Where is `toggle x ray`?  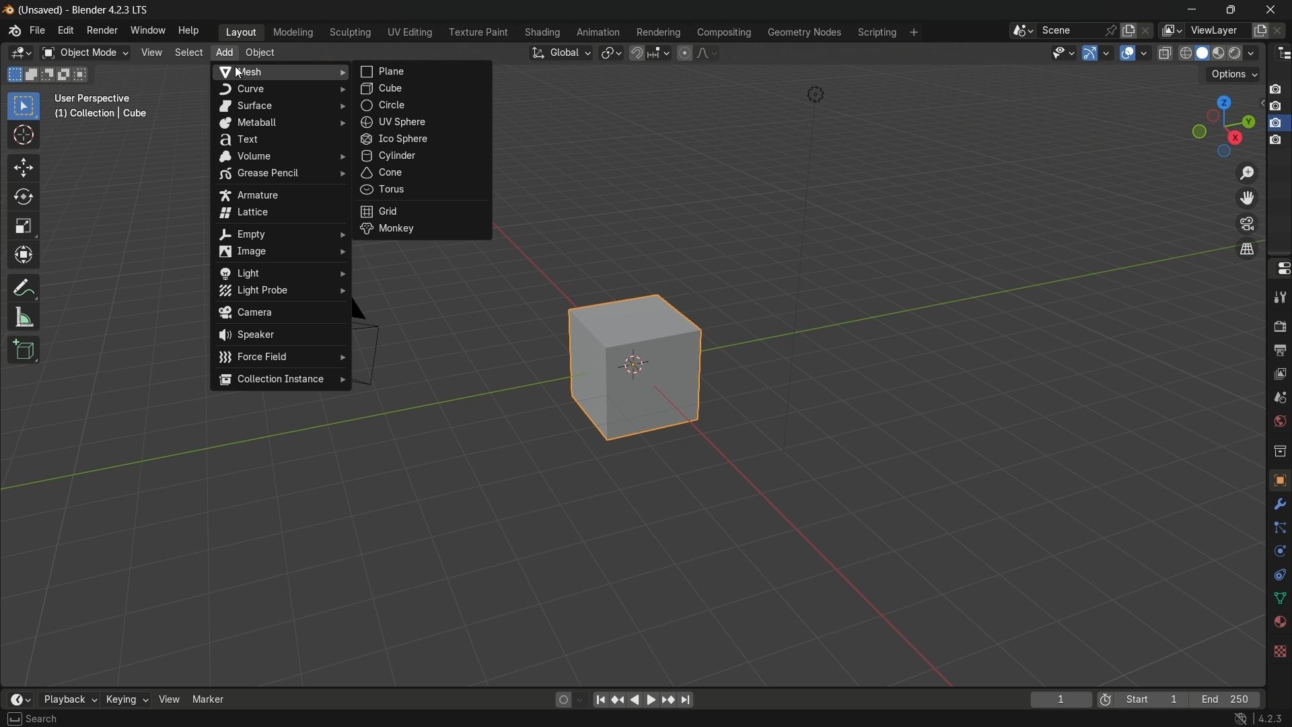
toggle x ray is located at coordinates (1165, 53).